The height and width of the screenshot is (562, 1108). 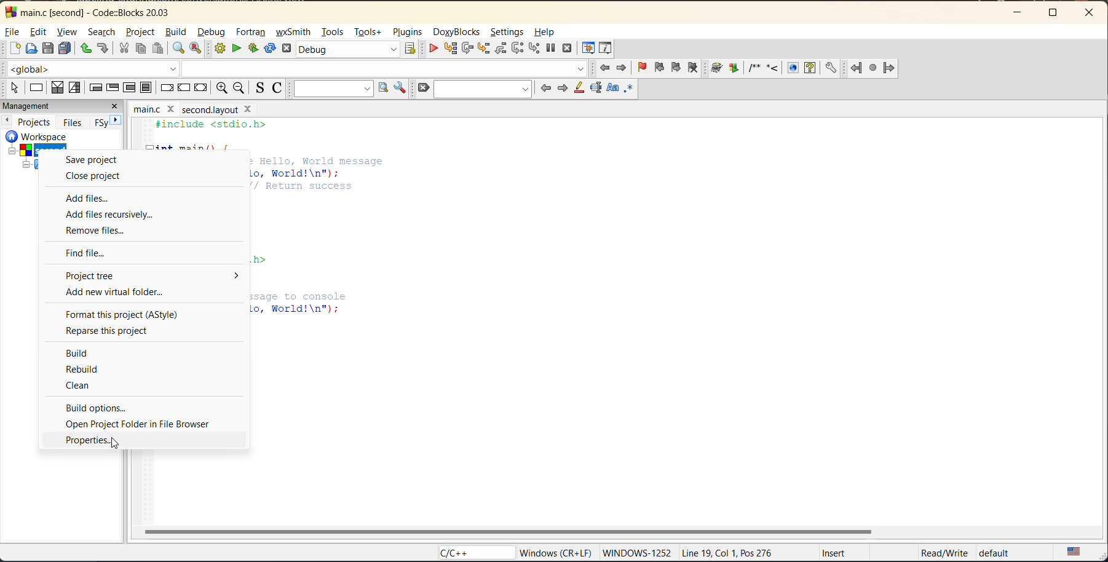 What do you see at coordinates (98, 175) in the screenshot?
I see `close project` at bounding box center [98, 175].